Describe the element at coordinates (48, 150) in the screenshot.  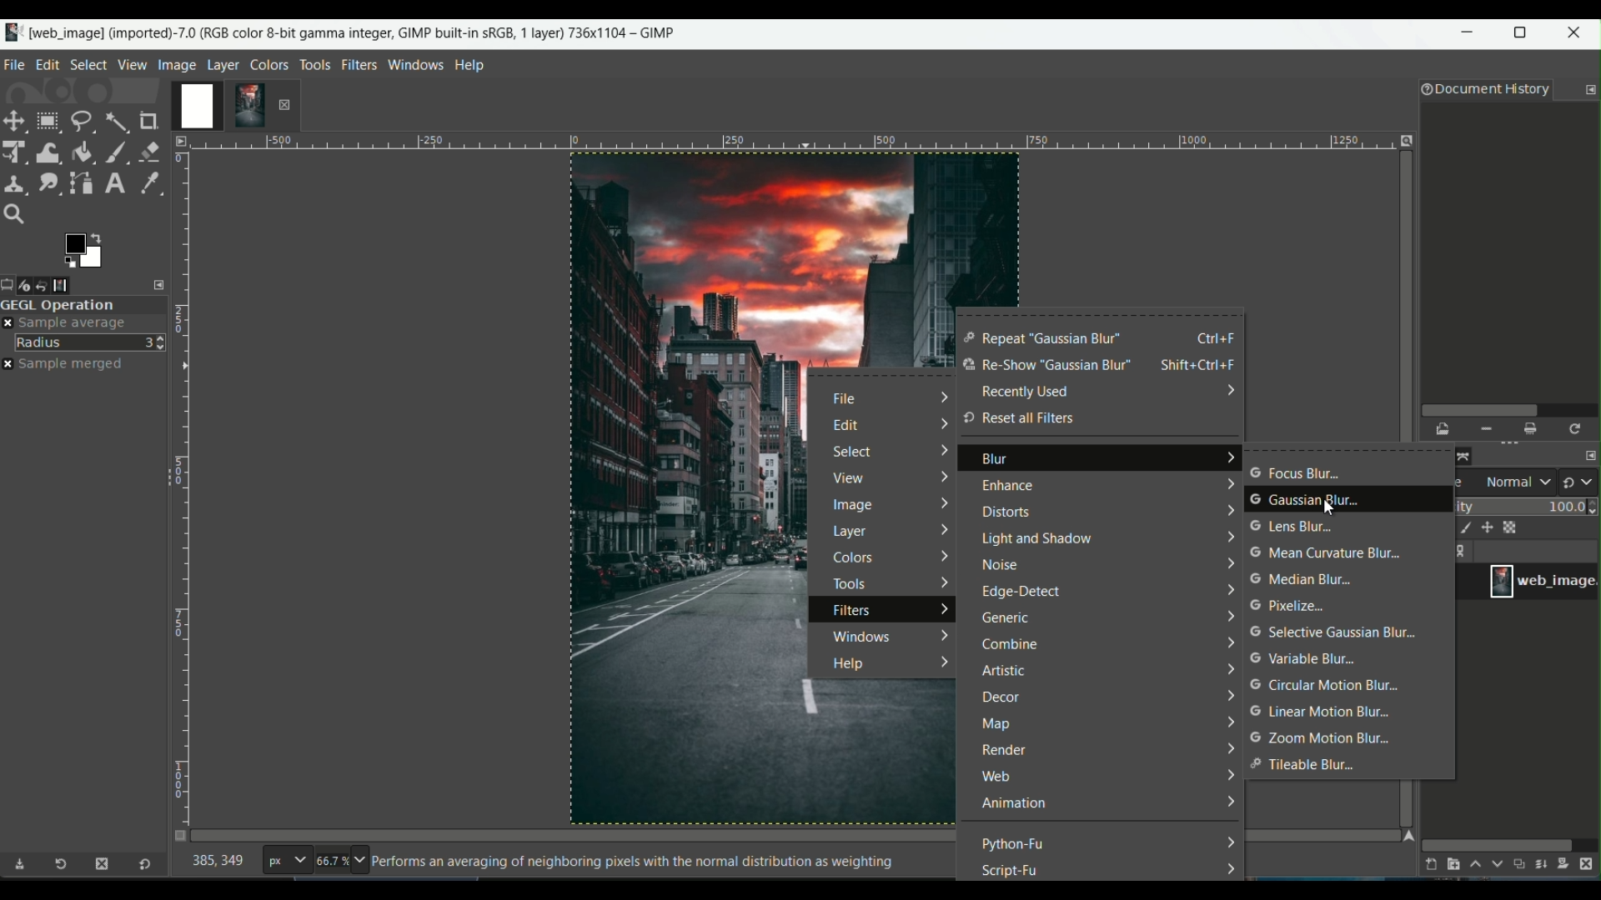
I see `transformation tool` at that location.